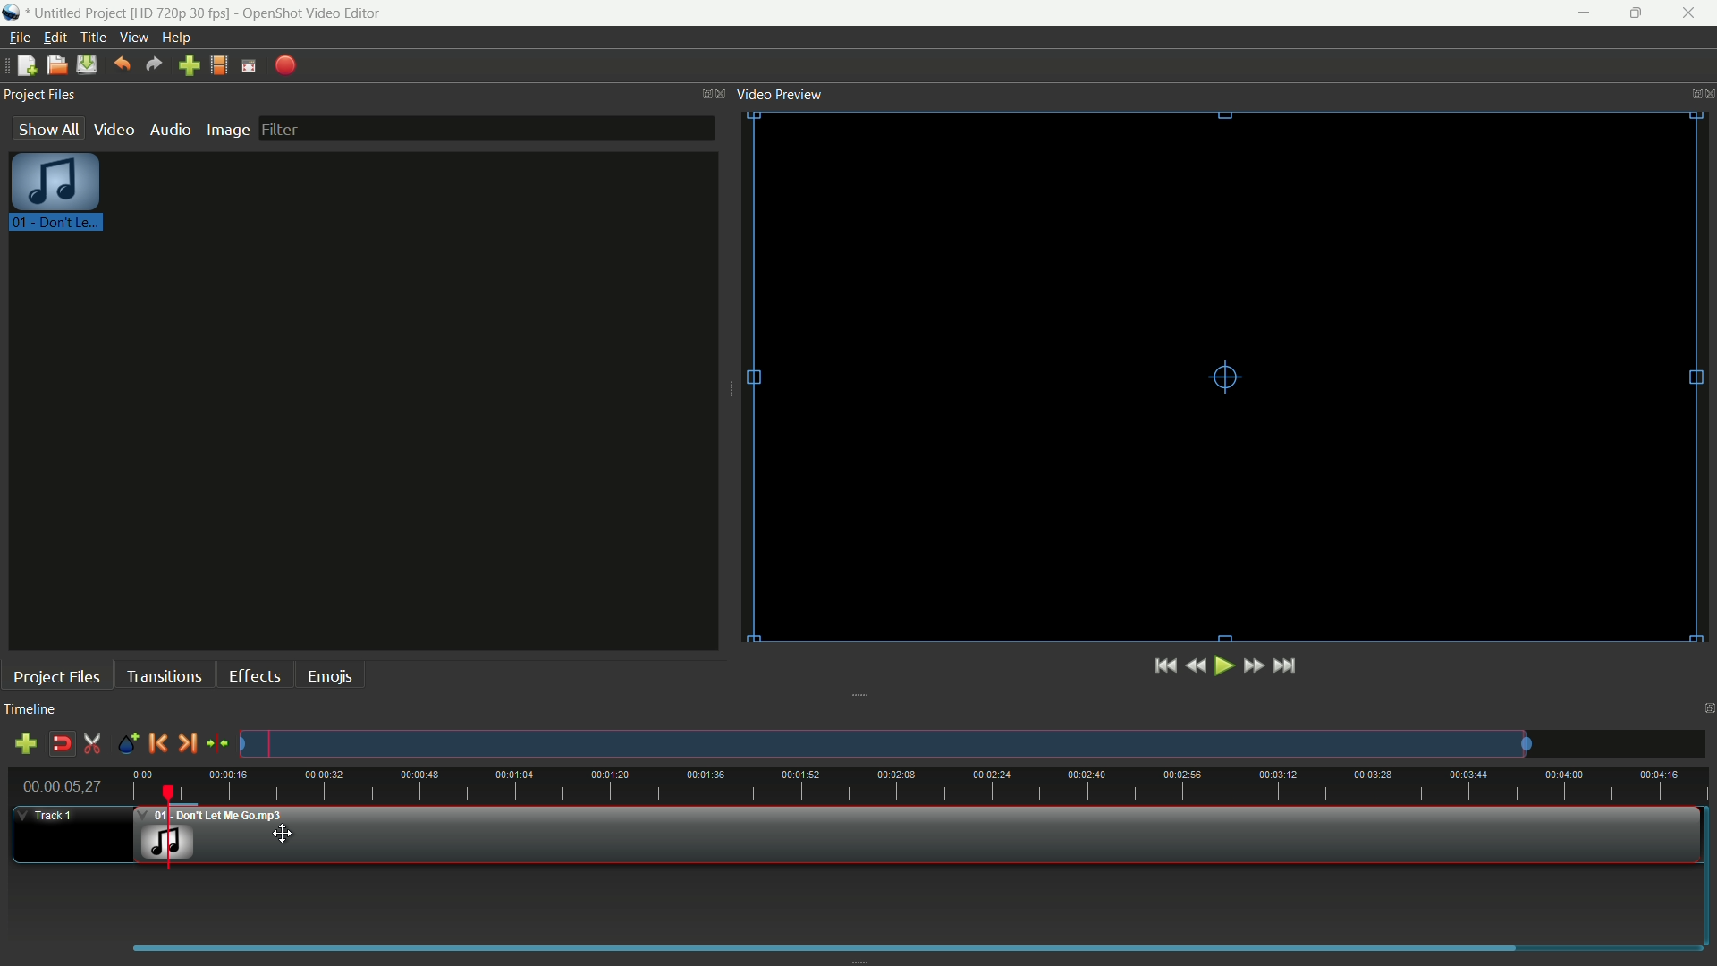 The height and width of the screenshot is (966, 1717). What do you see at coordinates (176, 38) in the screenshot?
I see `help menu` at bounding box center [176, 38].